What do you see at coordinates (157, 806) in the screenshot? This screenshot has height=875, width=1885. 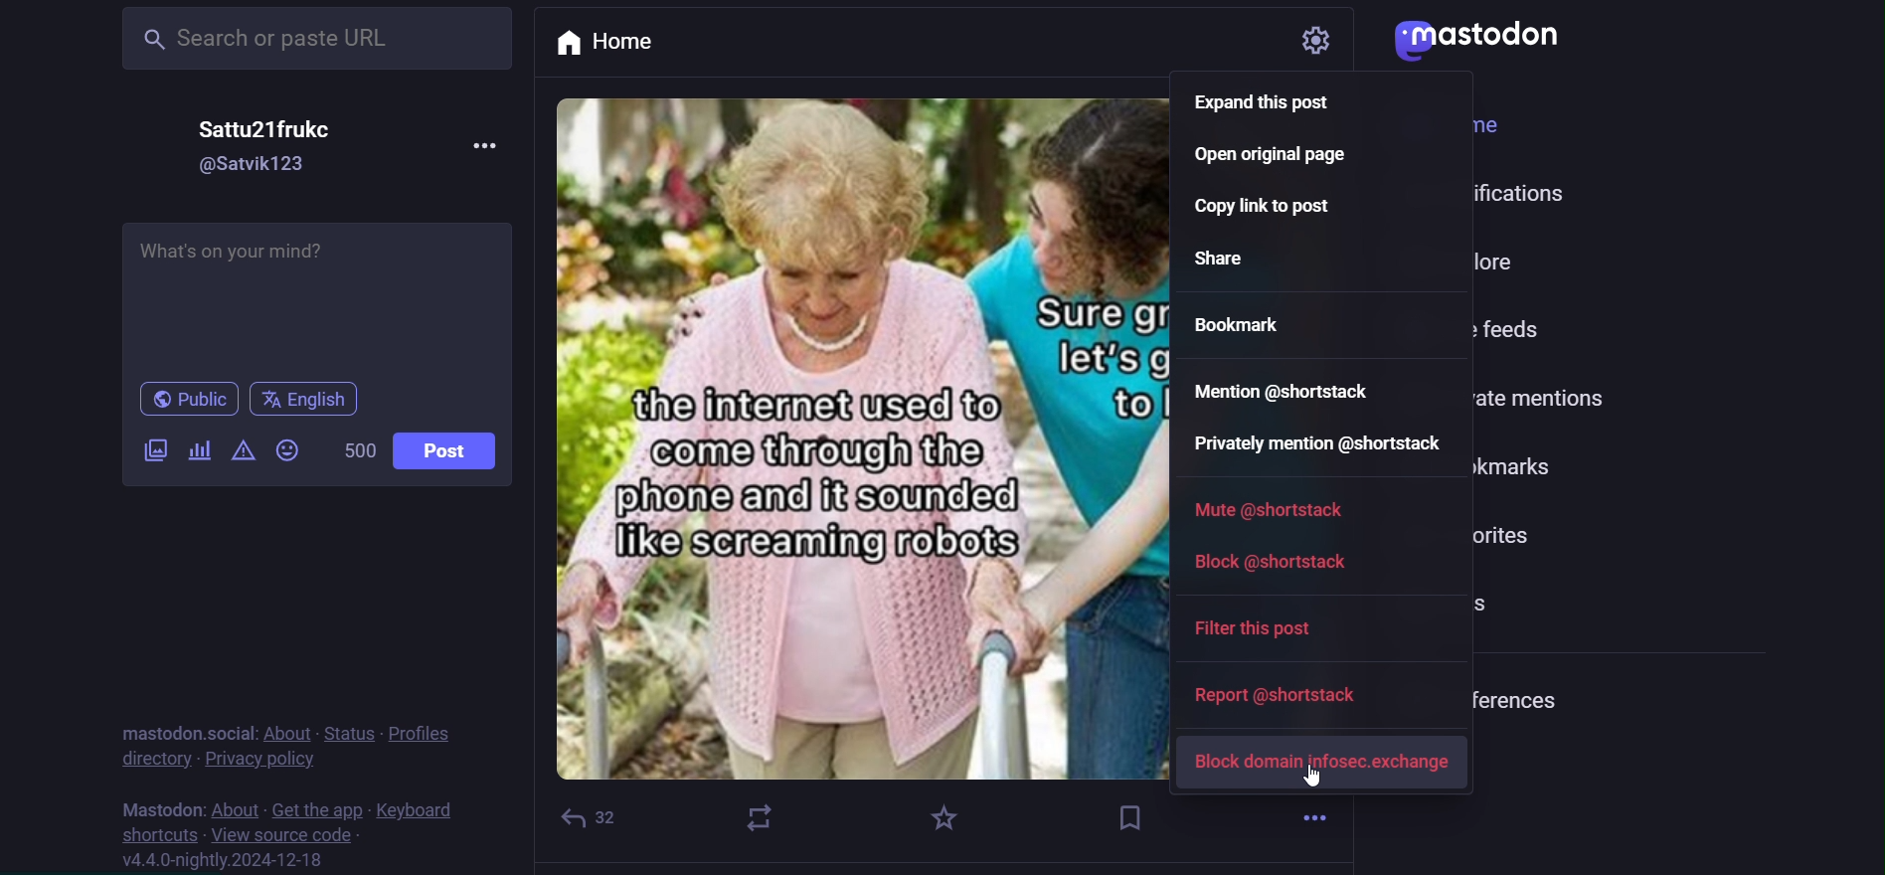 I see `mastodon` at bounding box center [157, 806].